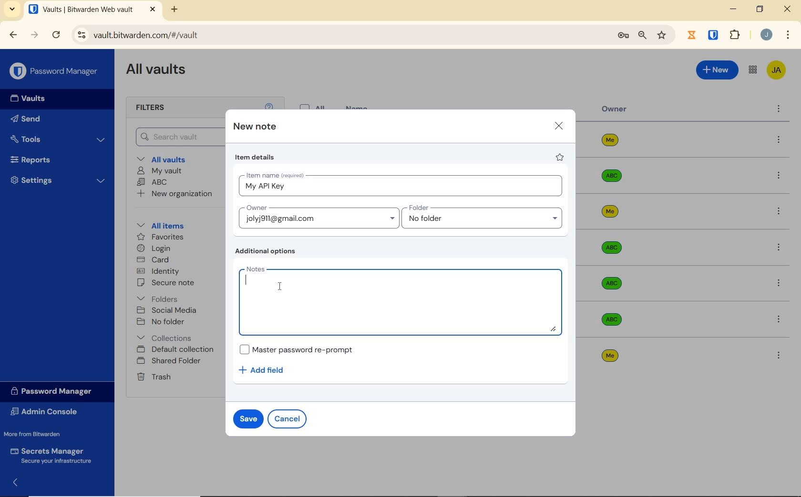  What do you see at coordinates (779, 213) in the screenshot?
I see `more options` at bounding box center [779, 213].